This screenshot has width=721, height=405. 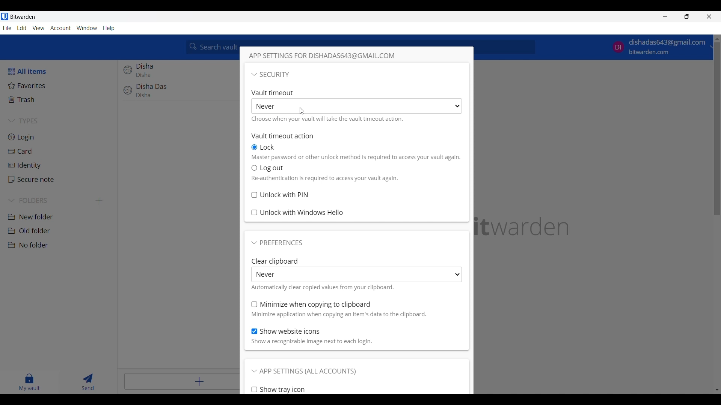 I want to click on Vault timeout action, subsection, so click(x=284, y=136).